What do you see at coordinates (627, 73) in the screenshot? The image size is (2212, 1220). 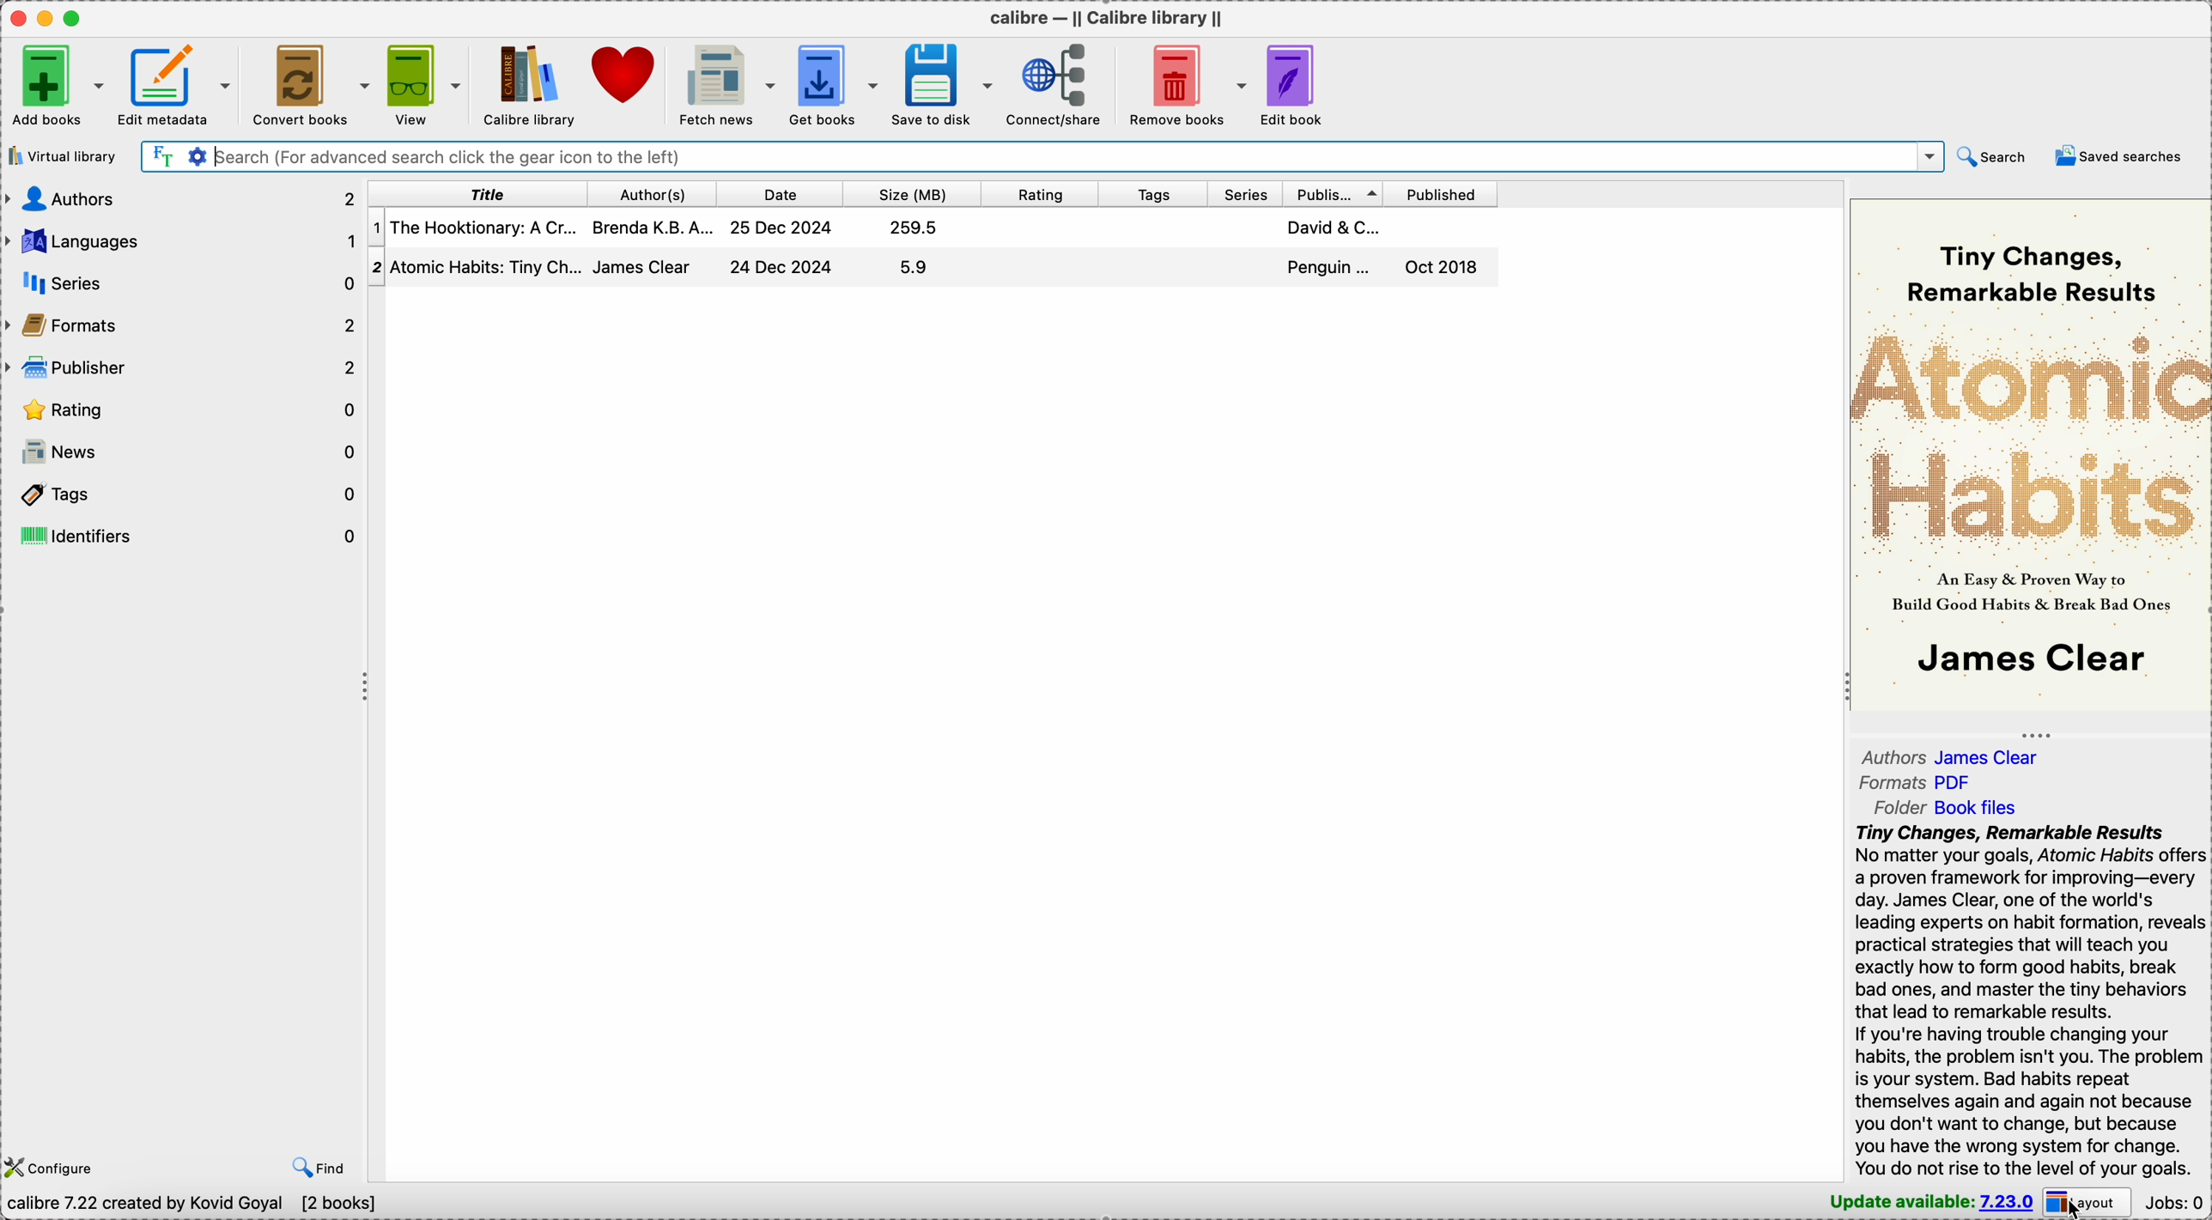 I see `donate` at bounding box center [627, 73].